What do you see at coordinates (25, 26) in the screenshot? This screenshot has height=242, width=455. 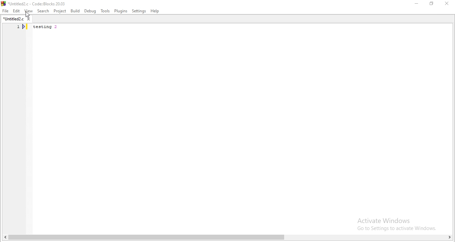 I see `bookmark icon` at bounding box center [25, 26].